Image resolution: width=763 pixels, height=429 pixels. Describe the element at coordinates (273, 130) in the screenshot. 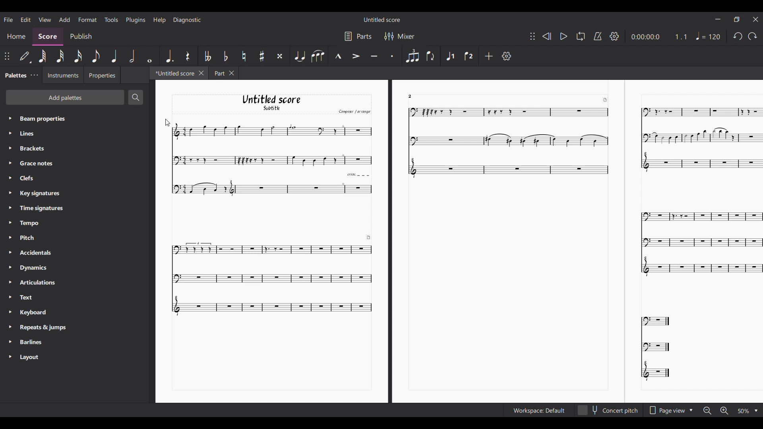

I see `` at that location.